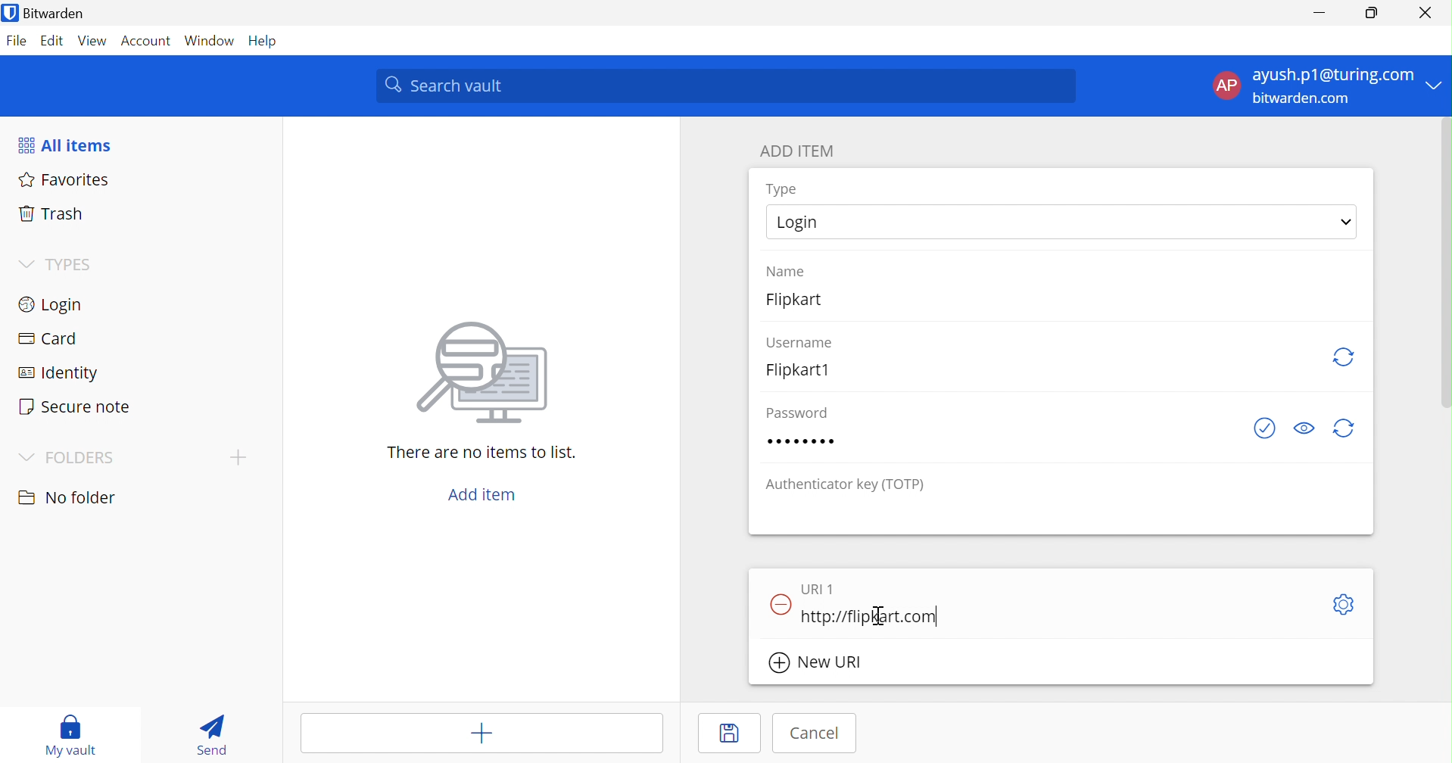 The height and width of the screenshot is (763, 1452). Describe the element at coordinates (804, 369) in the screenshot. I see `Flipkart1` at that location.